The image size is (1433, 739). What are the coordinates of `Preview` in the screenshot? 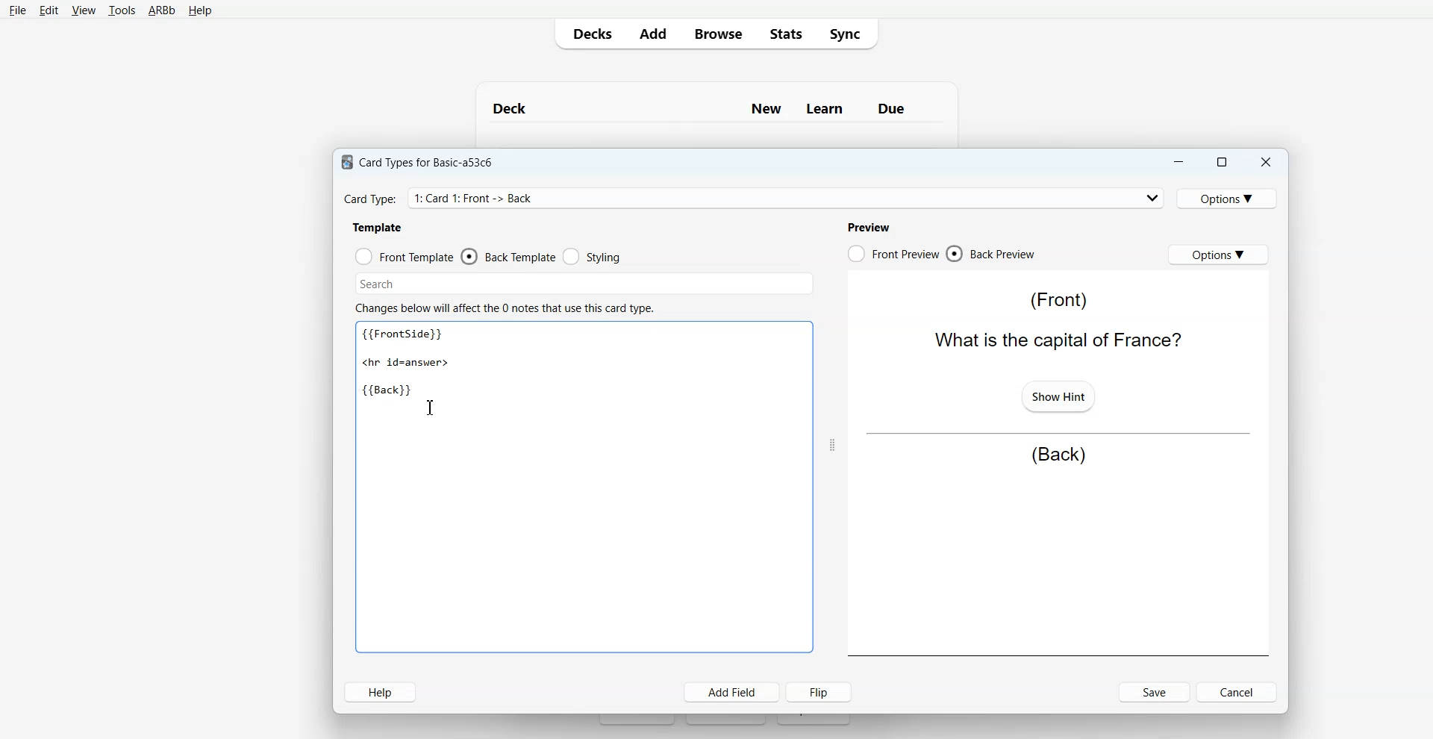 It's located at (868, 227).